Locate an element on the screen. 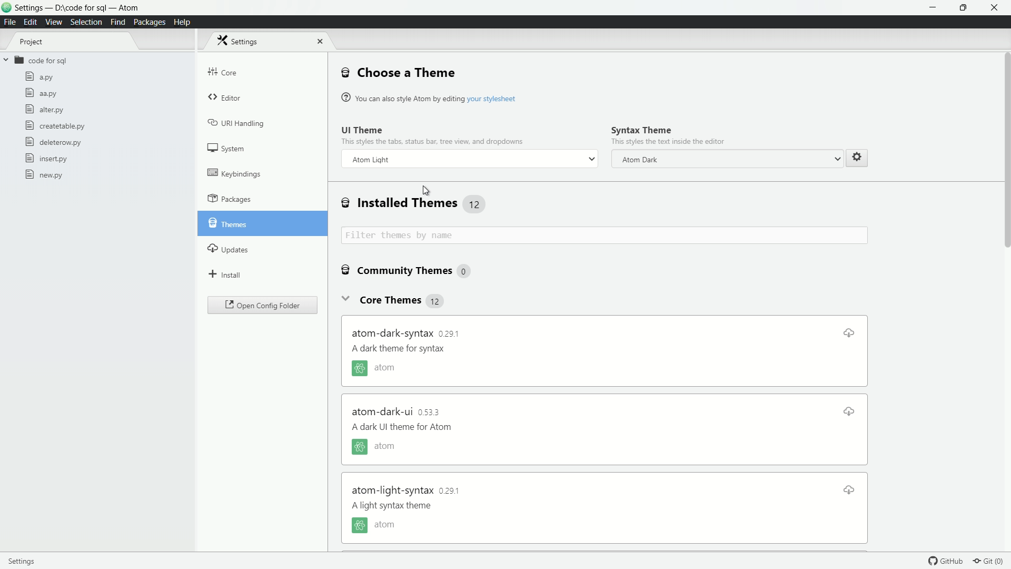  a dark theme for syntax is located at coordinates (398, 428).